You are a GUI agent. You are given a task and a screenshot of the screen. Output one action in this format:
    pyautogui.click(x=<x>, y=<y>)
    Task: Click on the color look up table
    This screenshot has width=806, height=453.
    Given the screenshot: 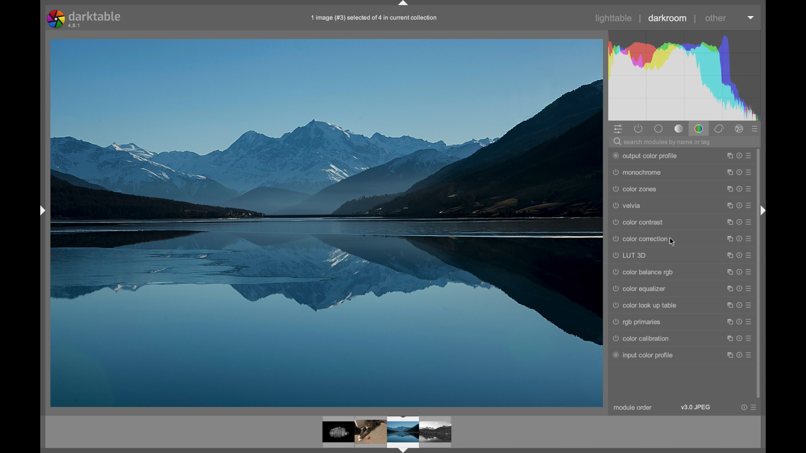 What is the action you would take?
    pyautogui.click(x=645, y=305)
    